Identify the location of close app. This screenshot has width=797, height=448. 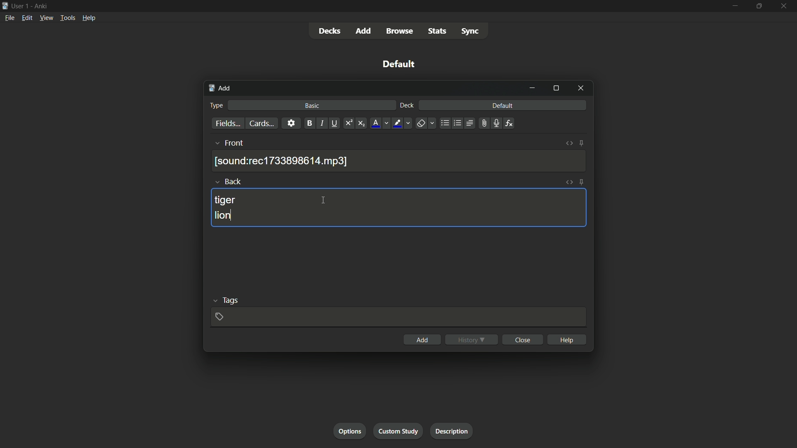
(785, 6).